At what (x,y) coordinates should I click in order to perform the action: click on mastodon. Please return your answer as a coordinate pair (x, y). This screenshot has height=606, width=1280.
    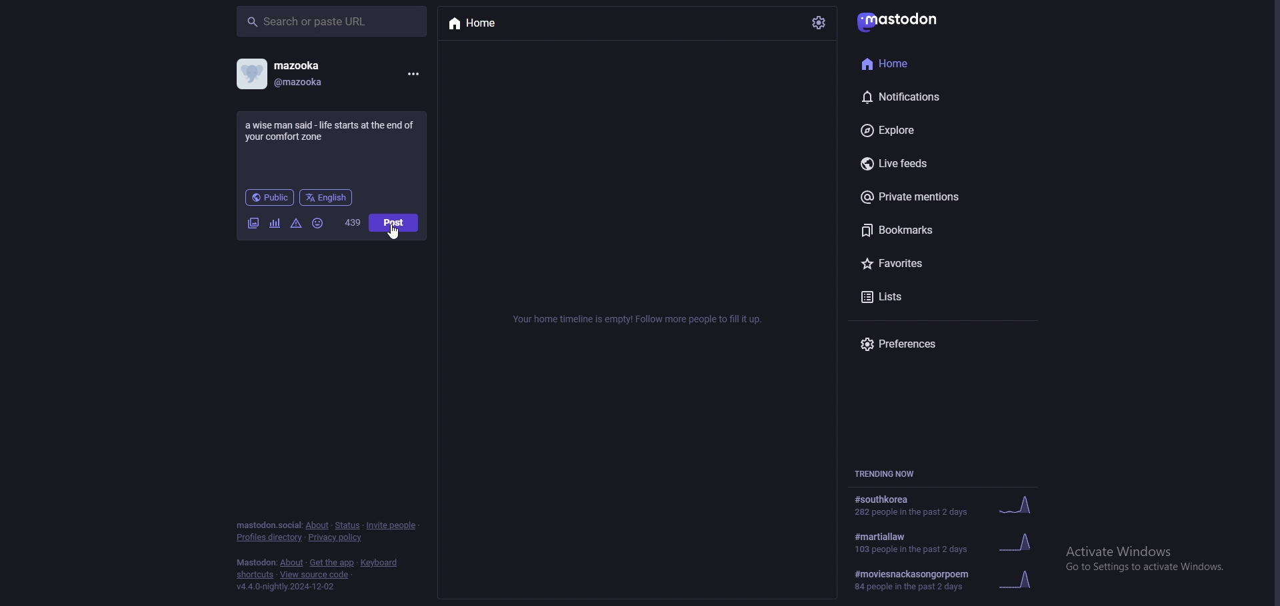
    Looking at the image, I should click on (255, 563).